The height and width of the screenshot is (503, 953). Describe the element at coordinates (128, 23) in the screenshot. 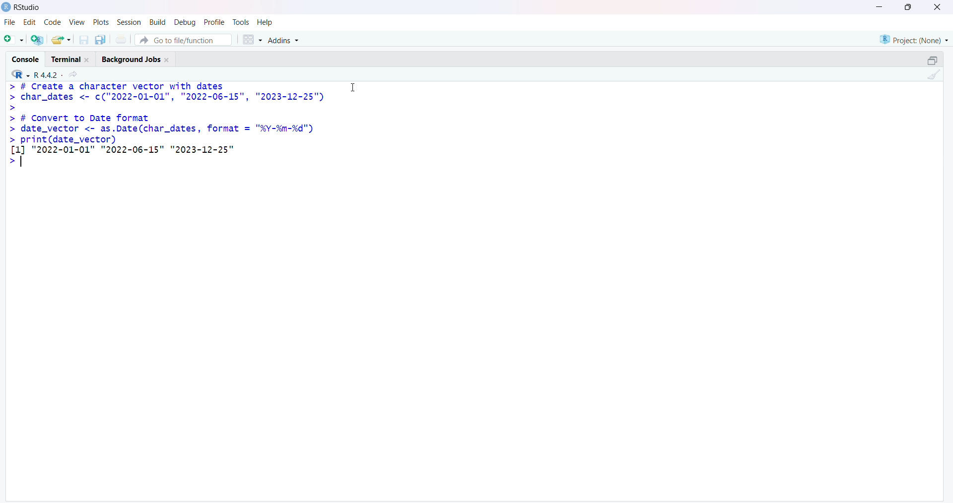

I see `Session` at that location.